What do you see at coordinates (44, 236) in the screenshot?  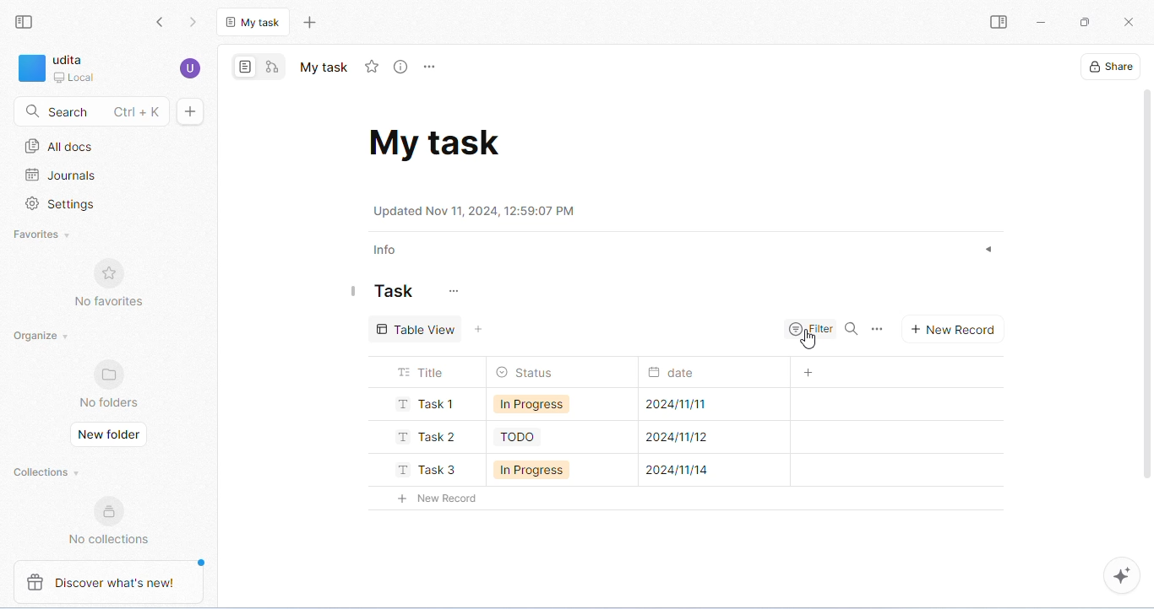 I see `favorites` at bounding box center [44, 236].